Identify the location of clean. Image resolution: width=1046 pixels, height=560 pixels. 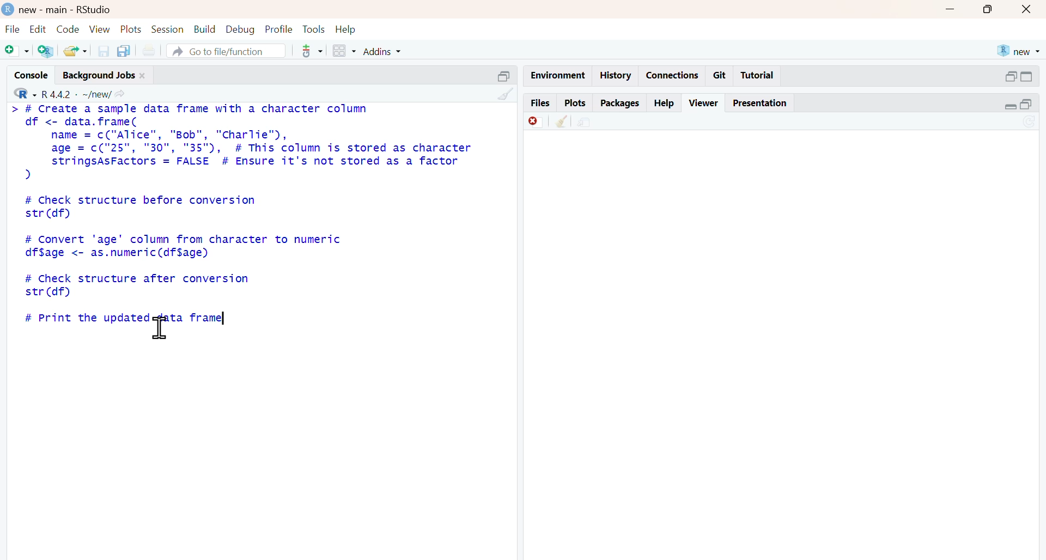
(507, 94).